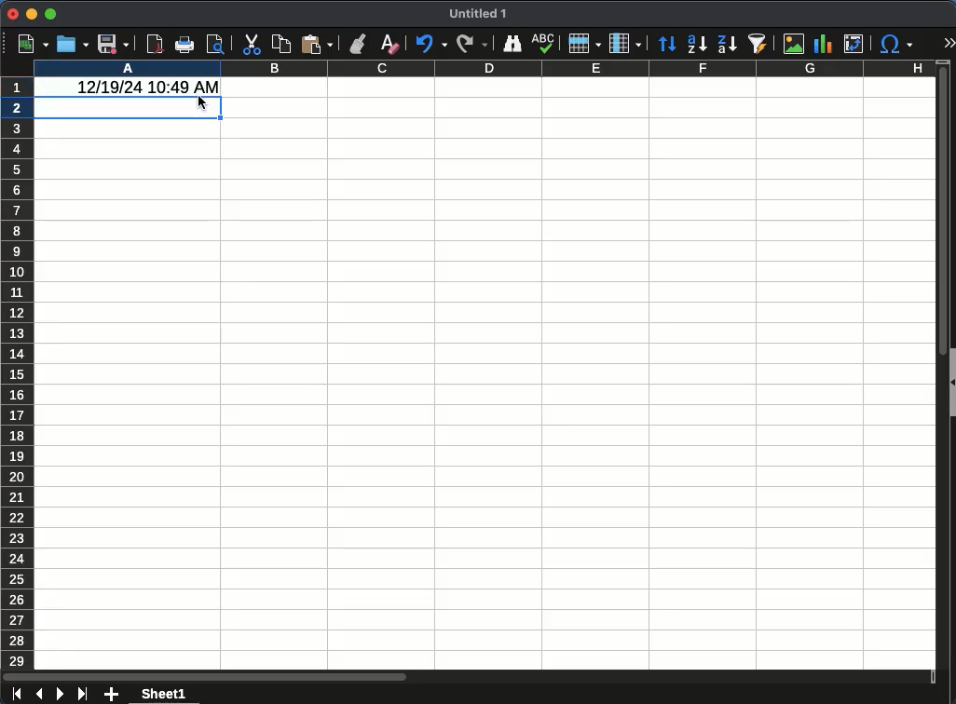 The image size is (956, 704). What do you see at coordinates (473, 44) in the screenshot?
I see `redo` at bounding box center [473, 44].